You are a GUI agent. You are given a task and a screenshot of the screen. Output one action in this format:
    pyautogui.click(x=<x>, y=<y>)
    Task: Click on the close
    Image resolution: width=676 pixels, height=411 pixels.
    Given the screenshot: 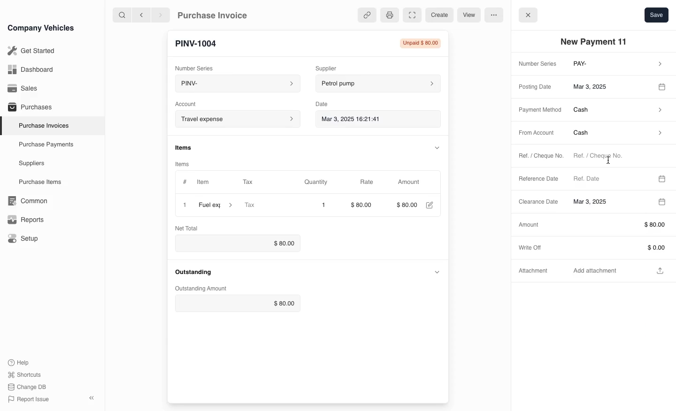 What is the action you would take?
    pyautogui.click(x=183, y=205)
    